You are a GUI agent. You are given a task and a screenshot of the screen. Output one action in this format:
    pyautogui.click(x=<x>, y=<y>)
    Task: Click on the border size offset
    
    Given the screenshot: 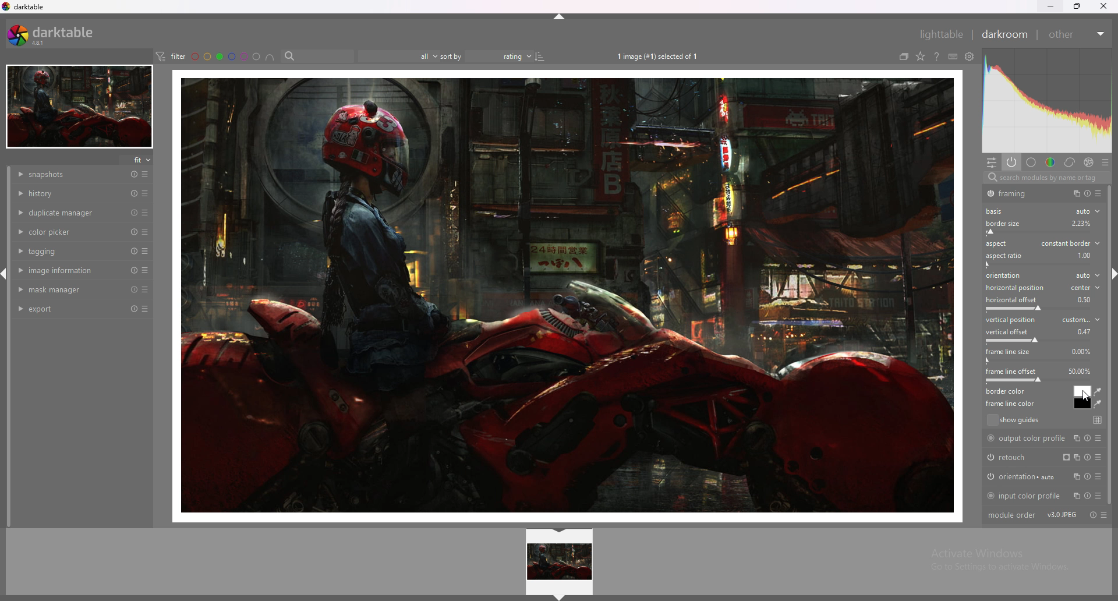 What is the action you would take?
    pyautogui.click(x=1040, y=233)
    